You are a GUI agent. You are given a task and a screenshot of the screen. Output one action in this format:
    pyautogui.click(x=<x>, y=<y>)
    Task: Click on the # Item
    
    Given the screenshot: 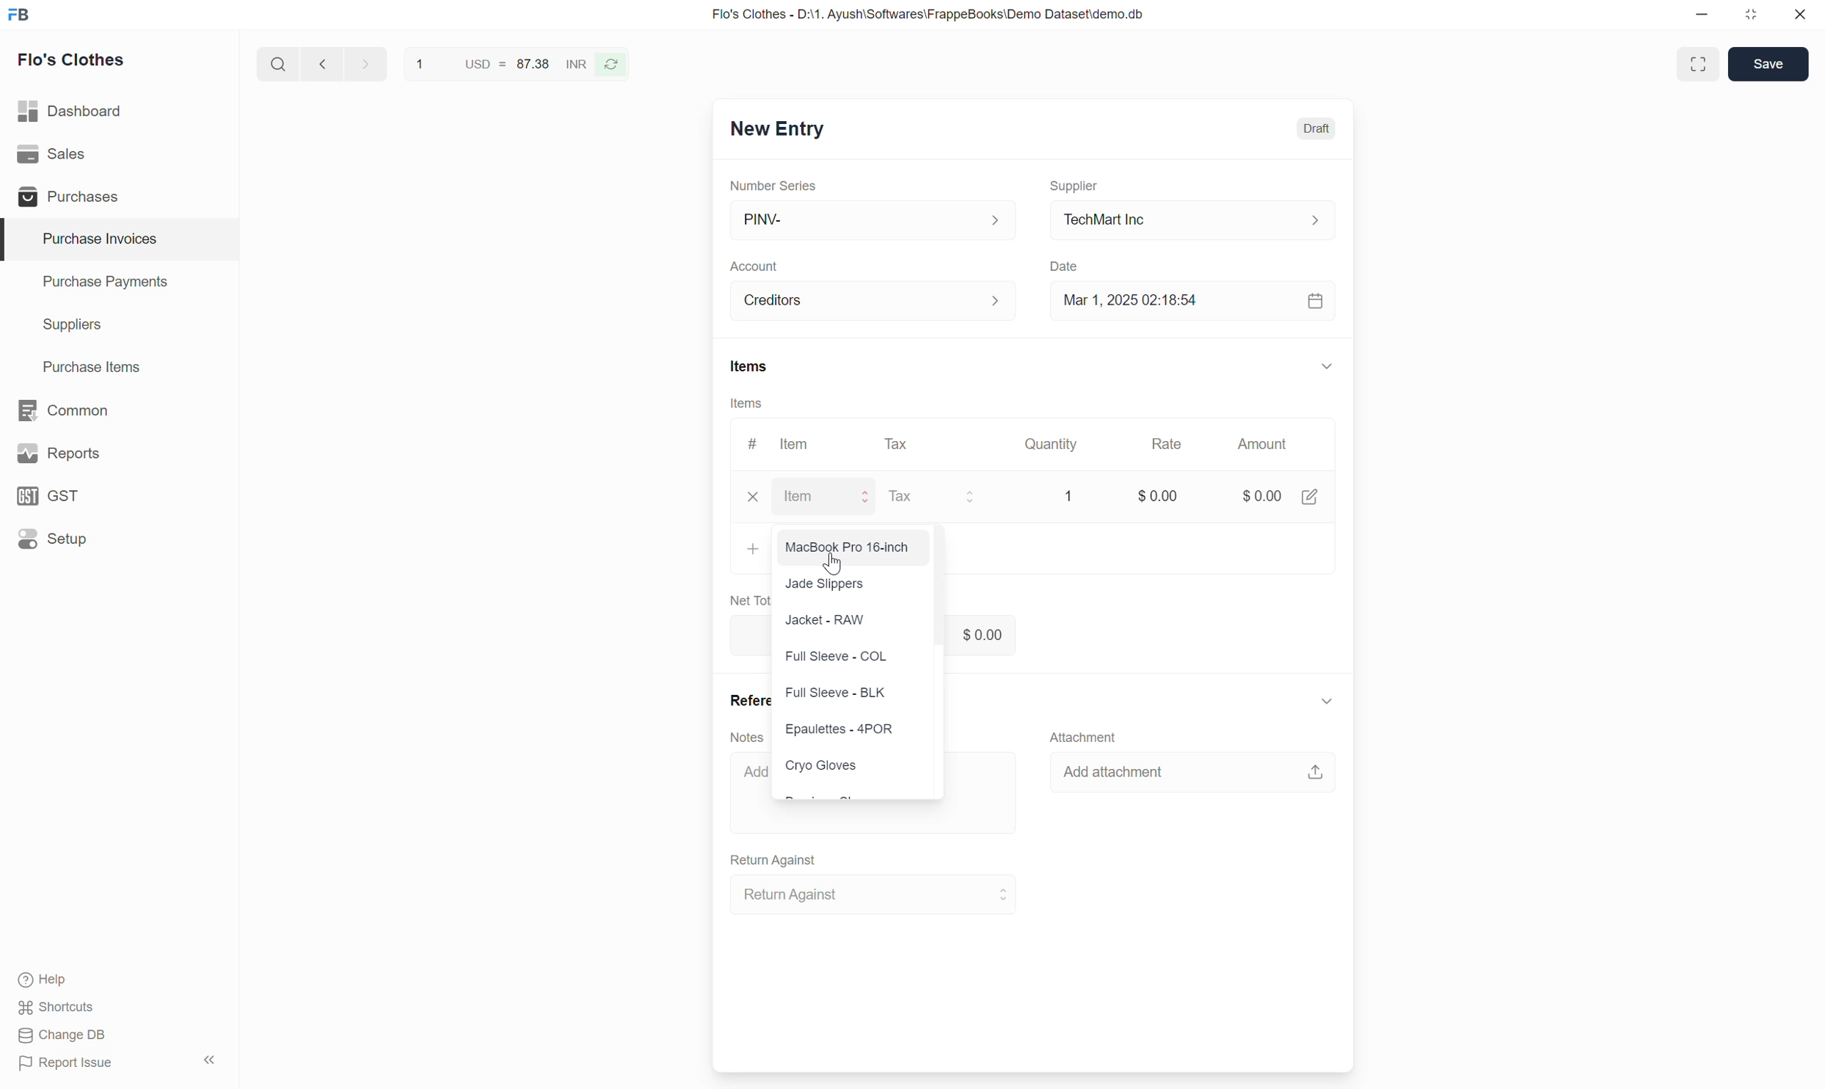 What is the action you would take?
    pyautogui.click(x=780, y=444)
    